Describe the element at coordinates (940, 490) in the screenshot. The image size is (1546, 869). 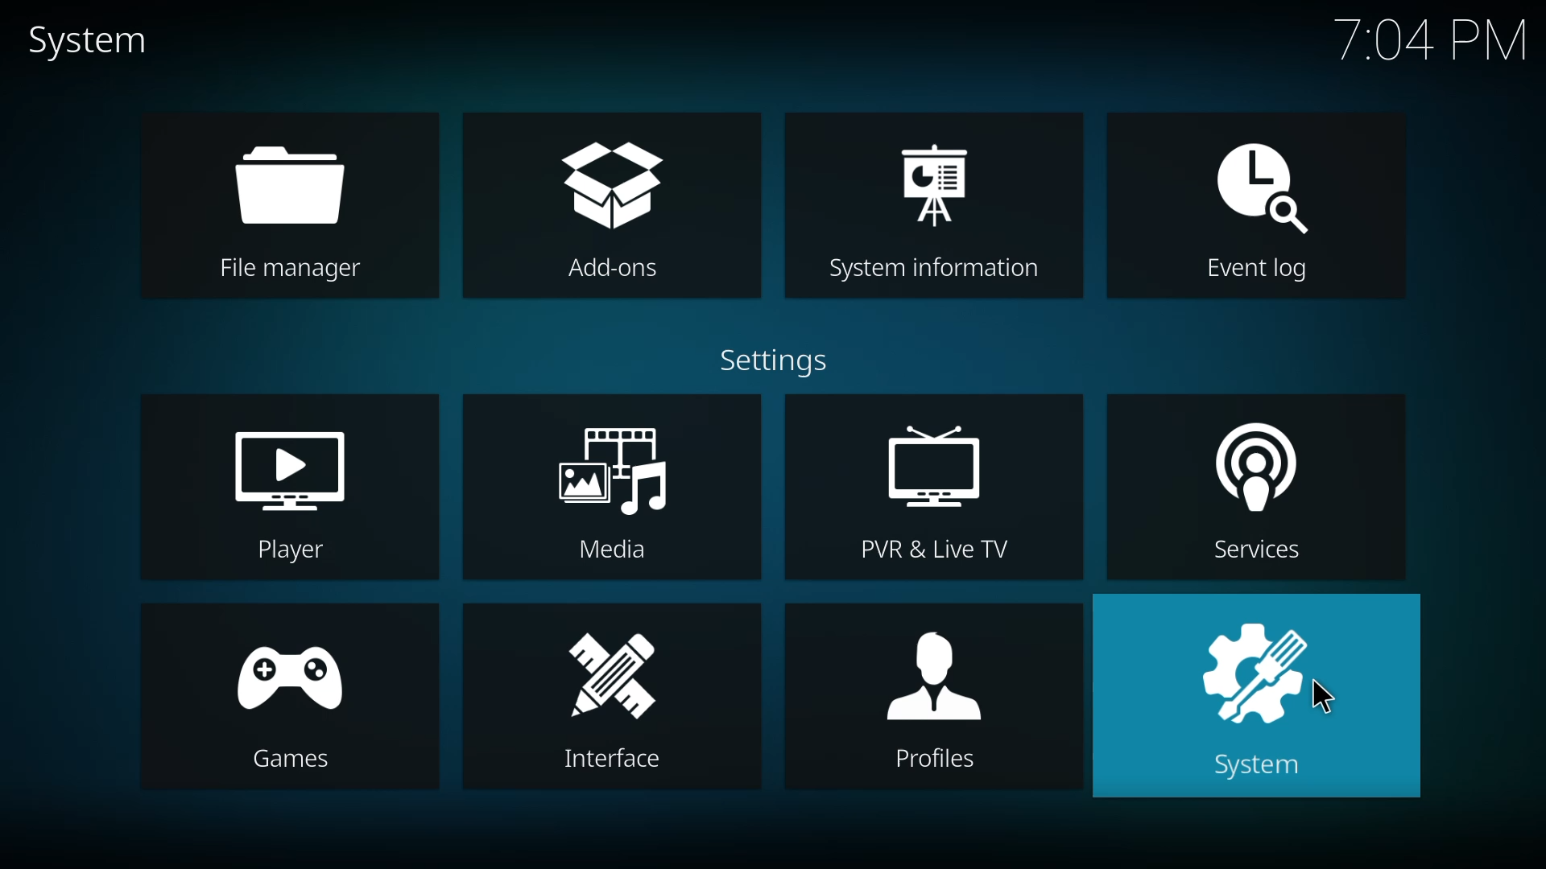
I see `pvr & live tv` at that location.